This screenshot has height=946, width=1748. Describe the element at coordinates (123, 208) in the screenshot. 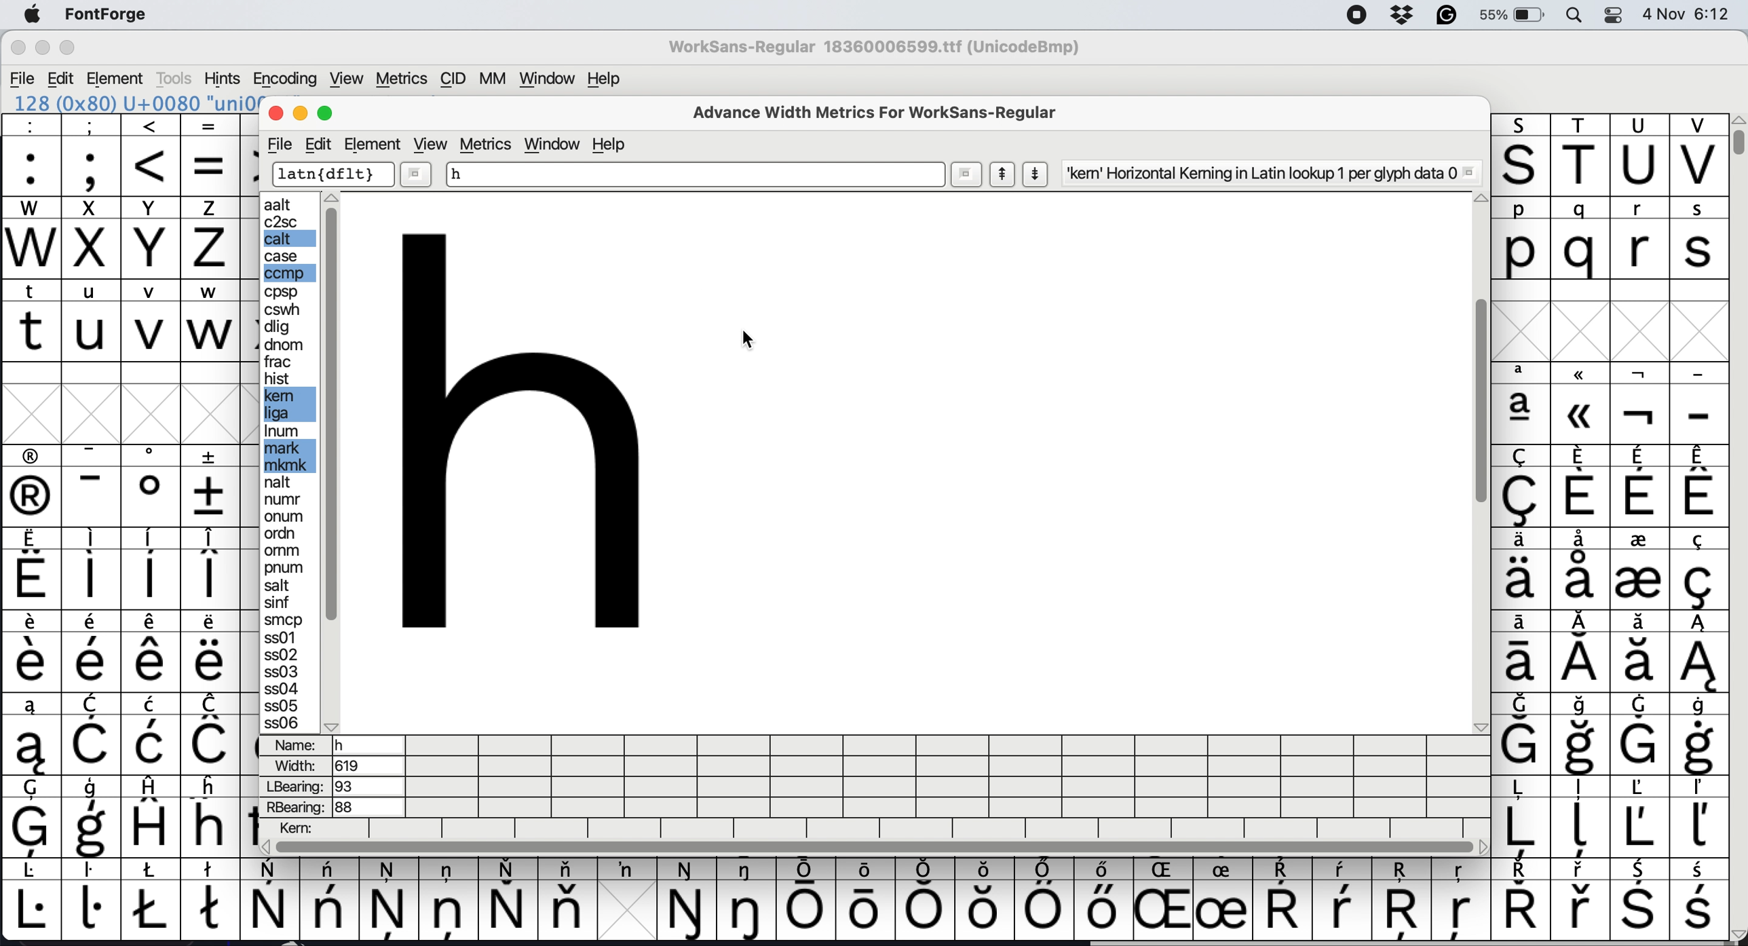

I see `uppercase letters` at that location.